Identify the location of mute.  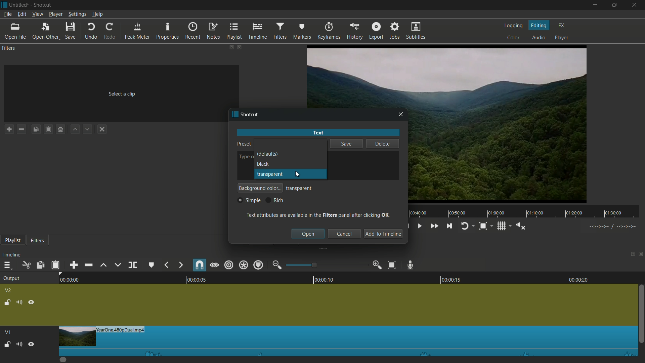
(19, 302).